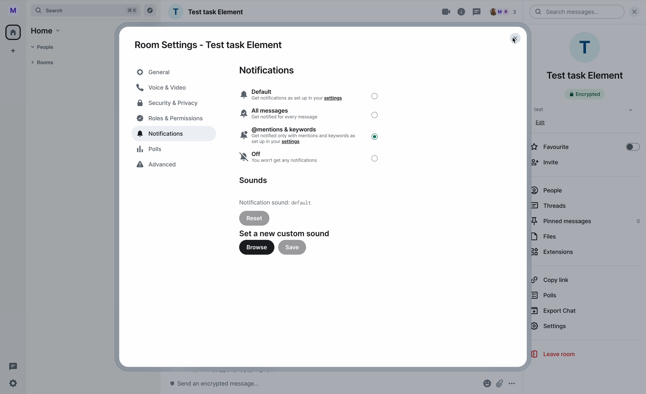  What do you see at coordinates (168, 104) in the screenshot?
I see `security and privacy` at bounding box center [168, 104].